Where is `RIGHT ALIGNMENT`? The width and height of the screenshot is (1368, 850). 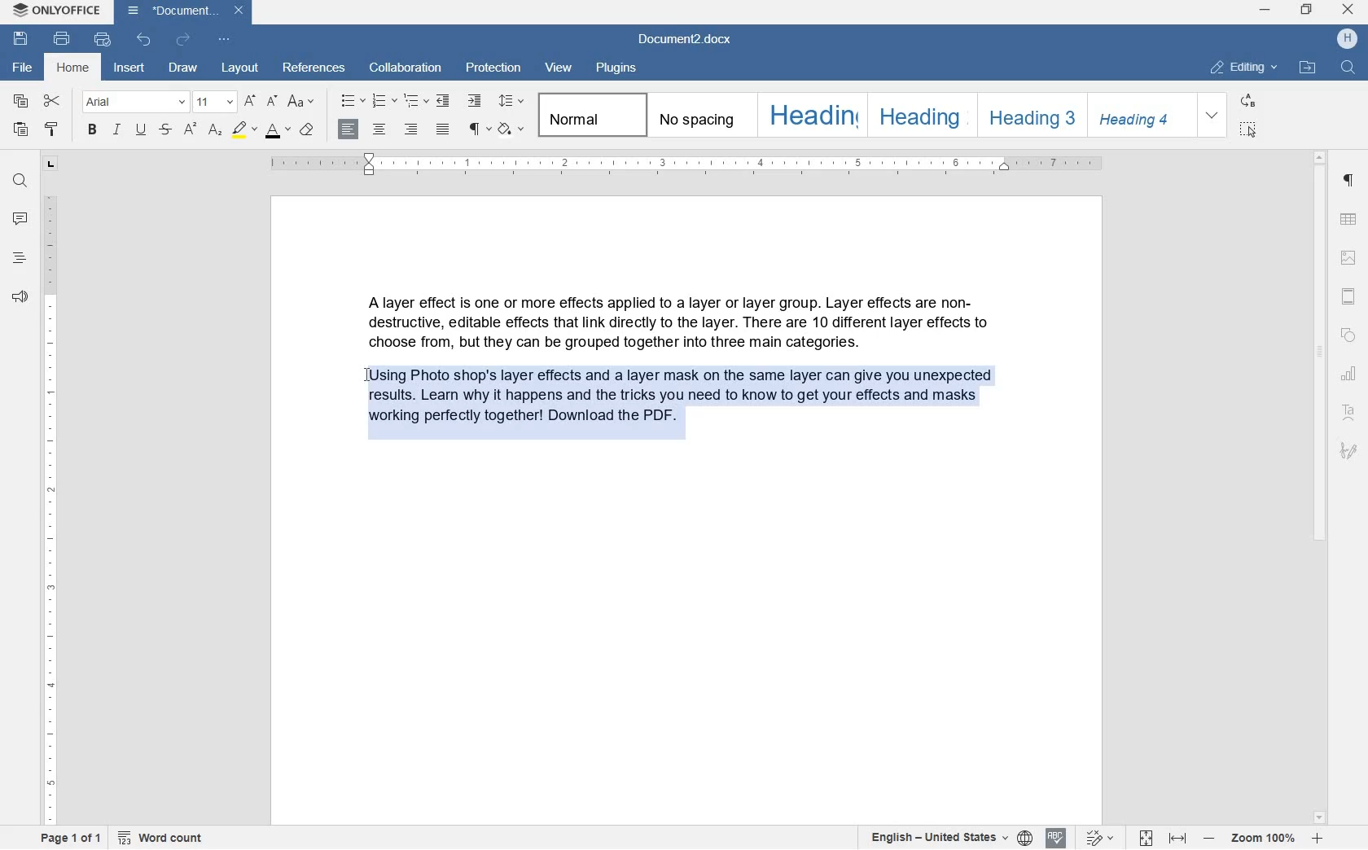
RIGHT ALIGNMENT is located at coordinates (411, 129).